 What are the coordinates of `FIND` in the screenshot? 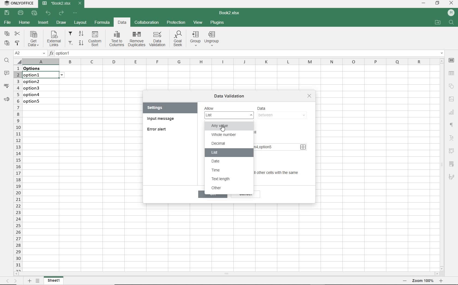 It's located at (6, 60).